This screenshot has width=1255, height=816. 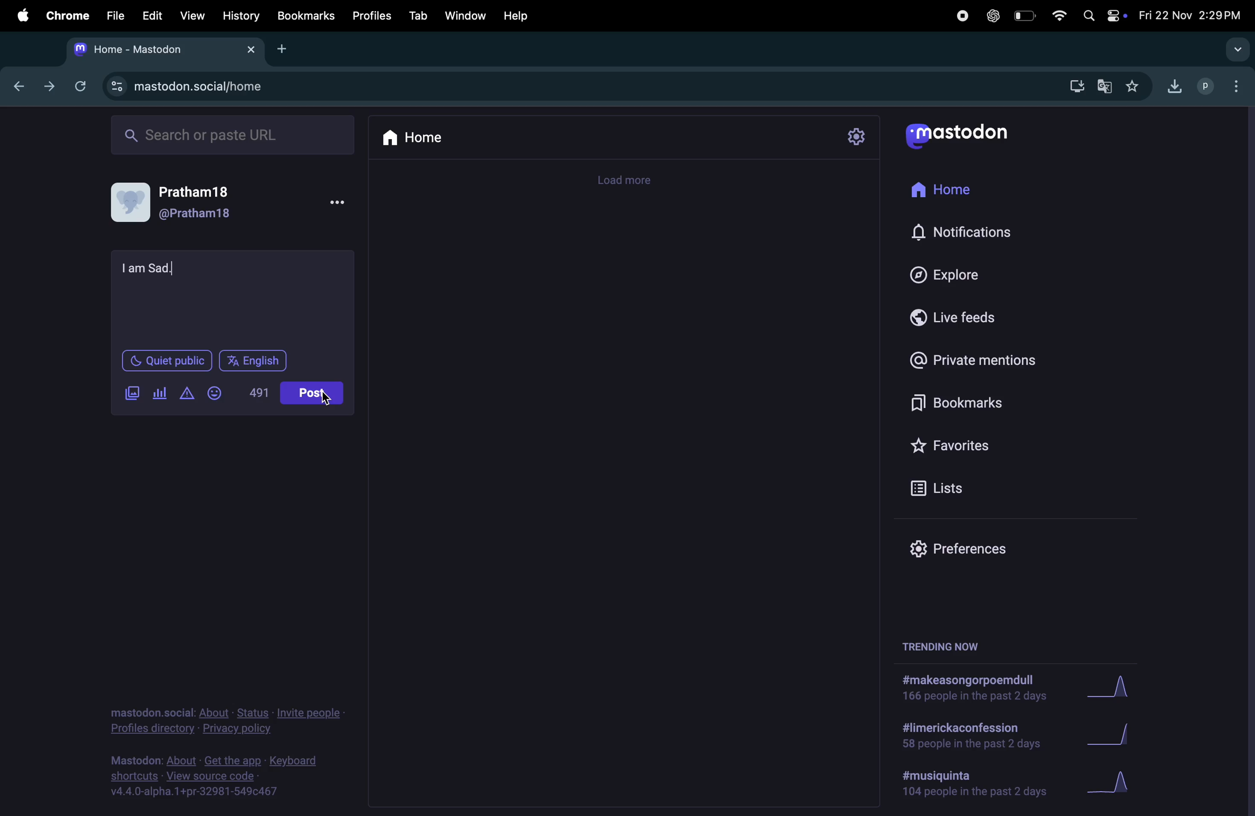 What do you see at coordinates (185, 393) in the screenshot?
I see `add warning` at bounding box center [185, 393].